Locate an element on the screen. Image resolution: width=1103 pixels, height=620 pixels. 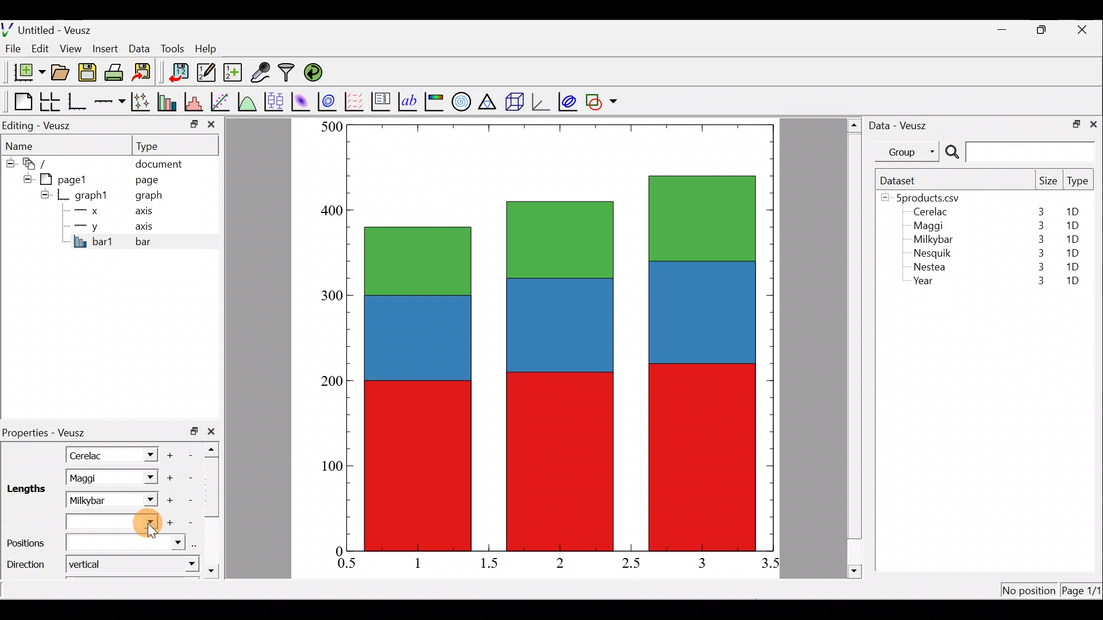
Tools is located at coordinates (172, 48).